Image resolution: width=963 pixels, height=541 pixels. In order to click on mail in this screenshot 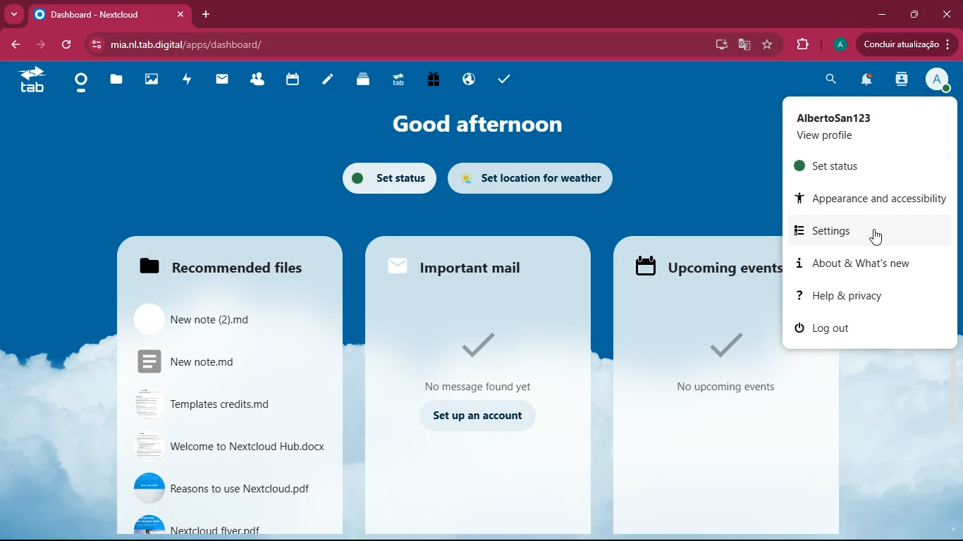, I will do `click(223, 80)`.